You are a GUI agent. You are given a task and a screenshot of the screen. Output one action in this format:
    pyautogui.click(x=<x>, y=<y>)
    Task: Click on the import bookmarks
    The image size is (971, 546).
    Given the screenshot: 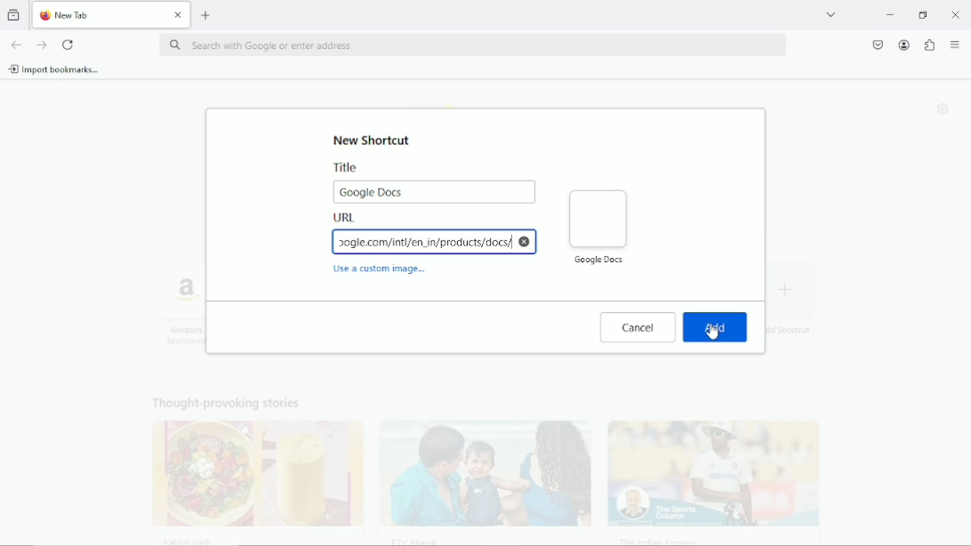 What is the action you would take?
    pyautogui.click(x=54, y=68)
    